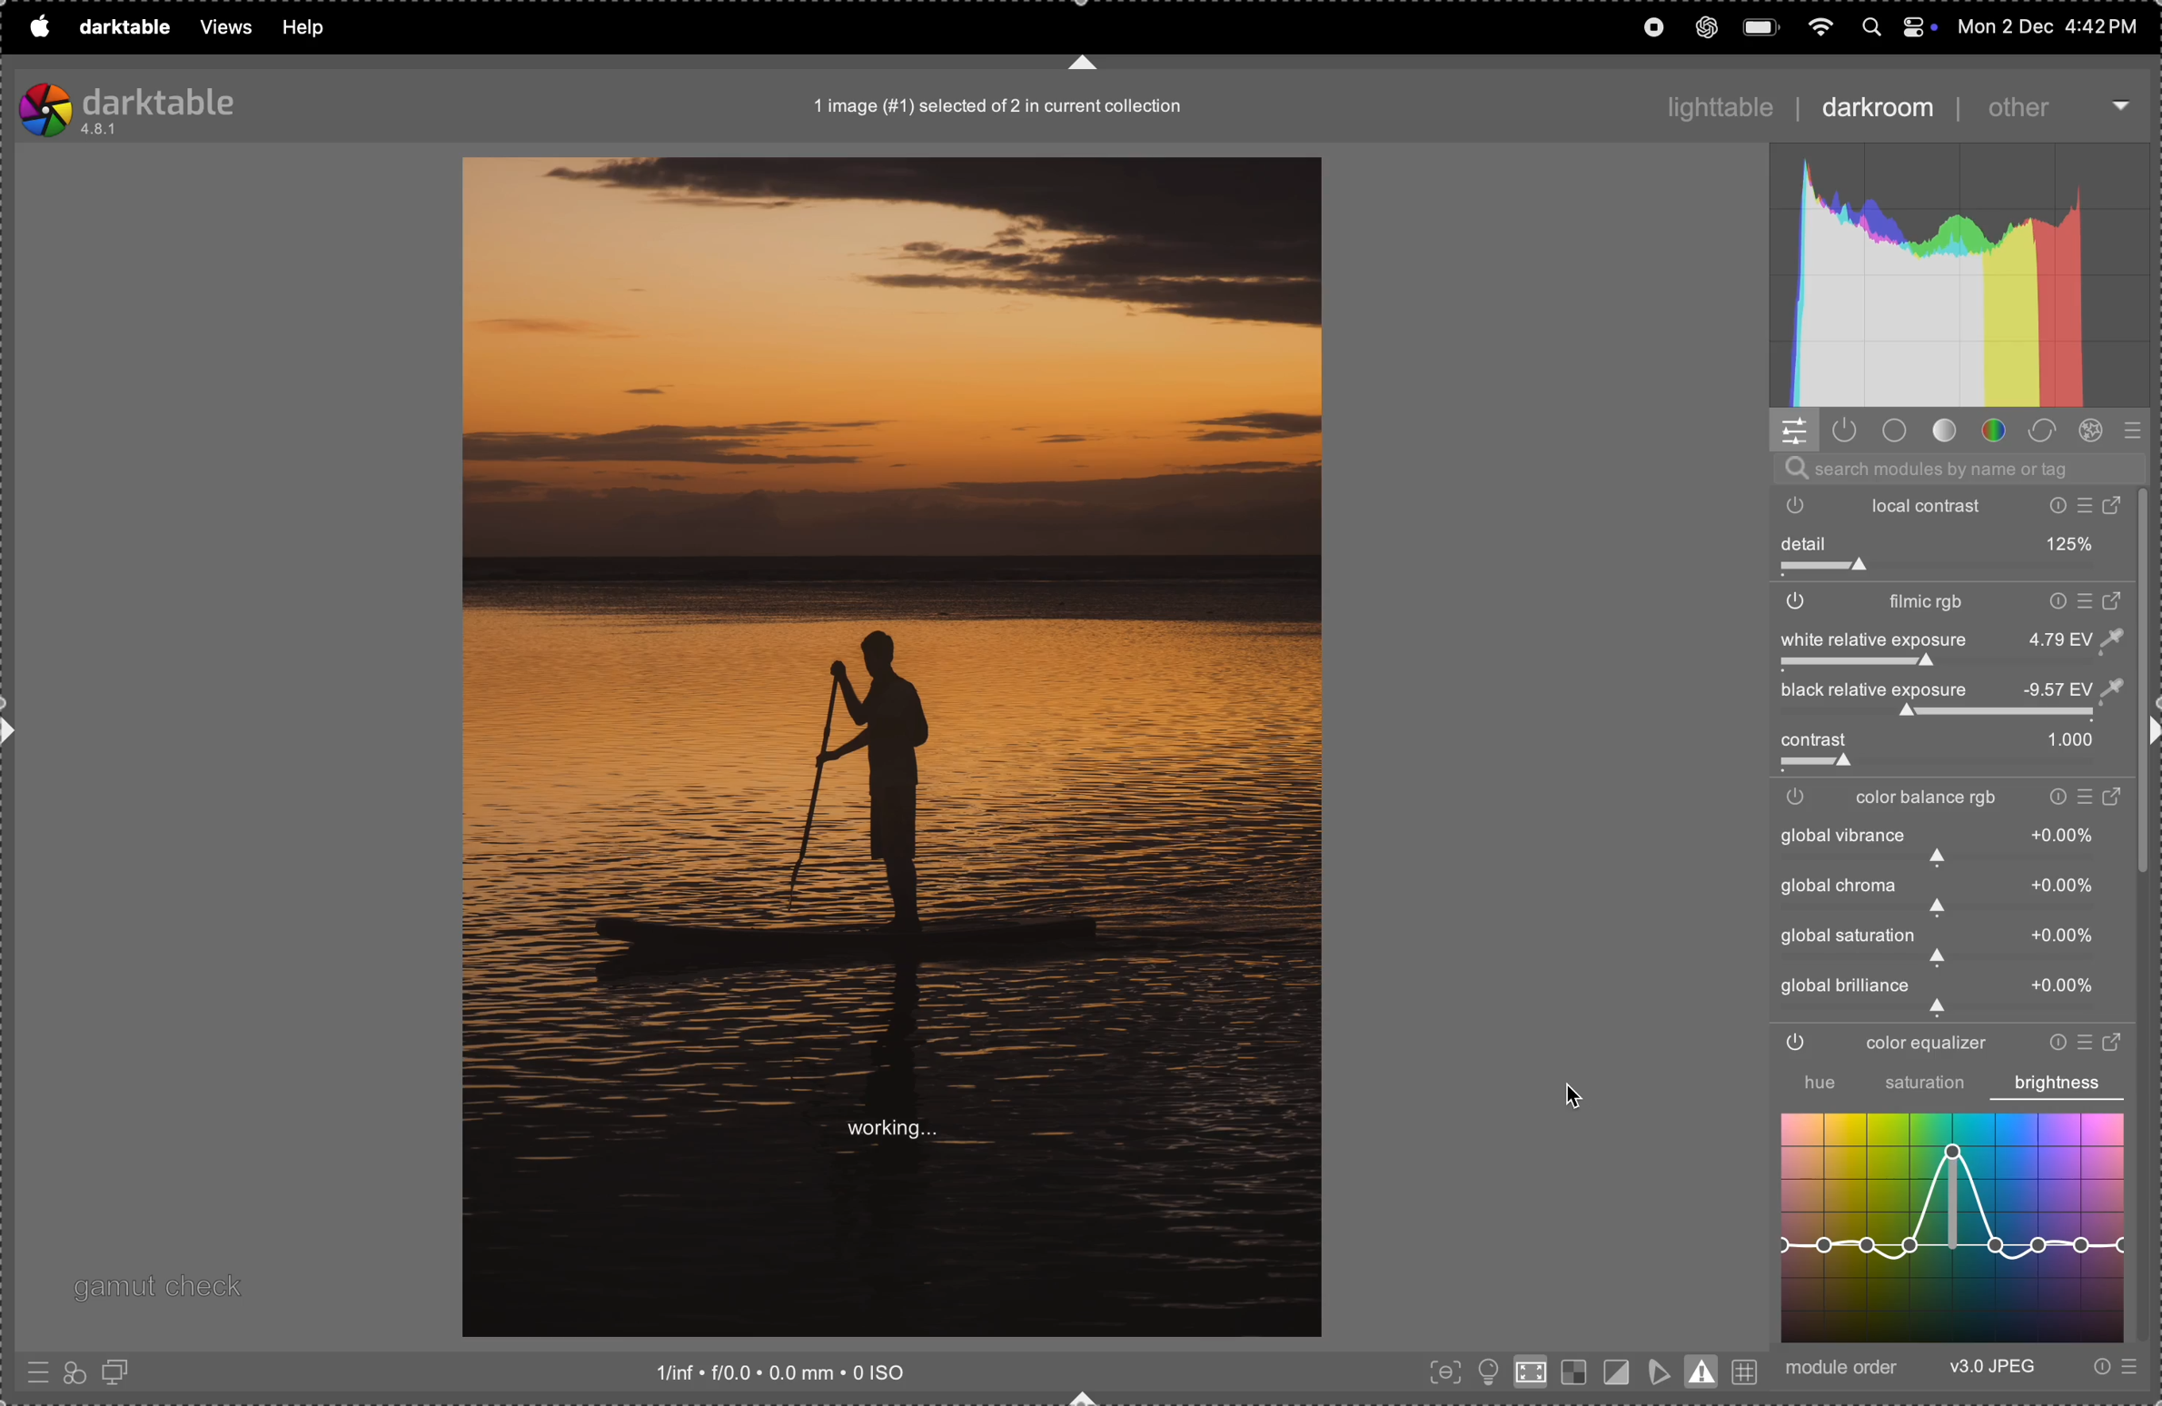  What do you see at coordinates (1895, 25) in the screenshot?
I see `apple widgets` at bounding box center [1895, 25].